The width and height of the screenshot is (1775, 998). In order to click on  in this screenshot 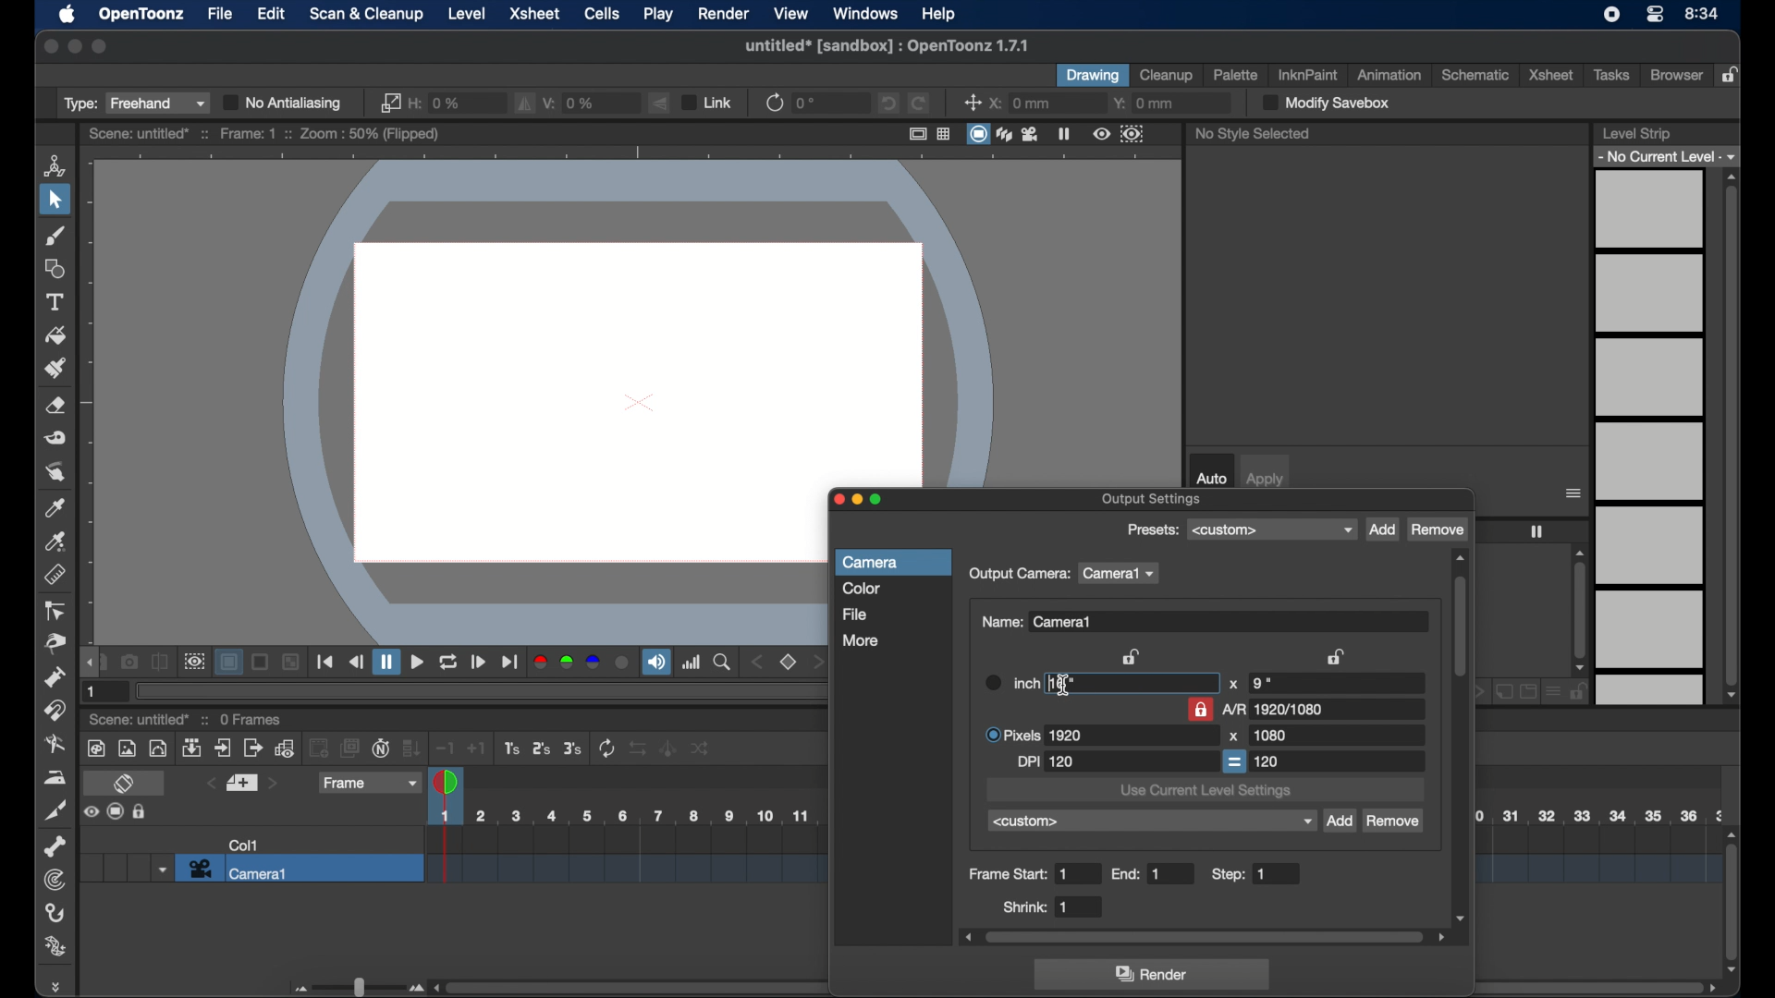, I will do `click(508, 666)`.